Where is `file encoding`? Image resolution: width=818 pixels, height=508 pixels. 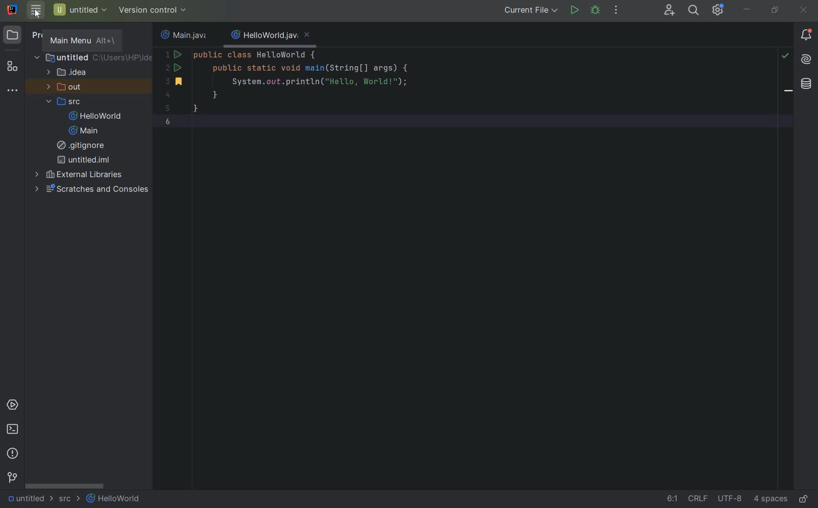 file encoding is located at coordinates (730, 499).